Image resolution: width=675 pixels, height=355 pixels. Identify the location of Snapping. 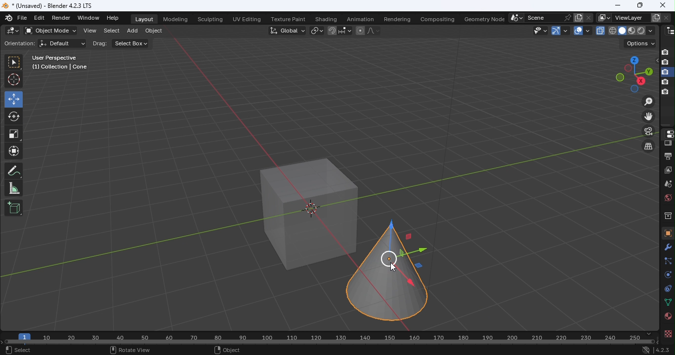
(345, 30).